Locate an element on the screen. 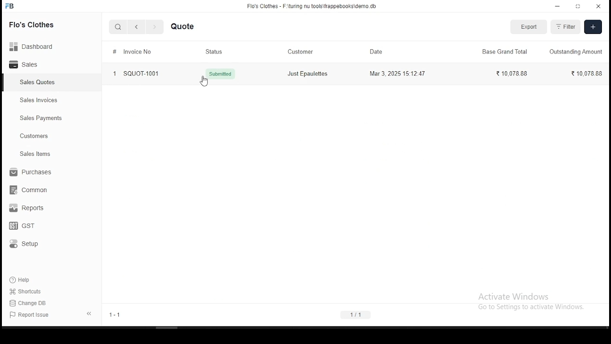  status is located at coordinates (217, 53).